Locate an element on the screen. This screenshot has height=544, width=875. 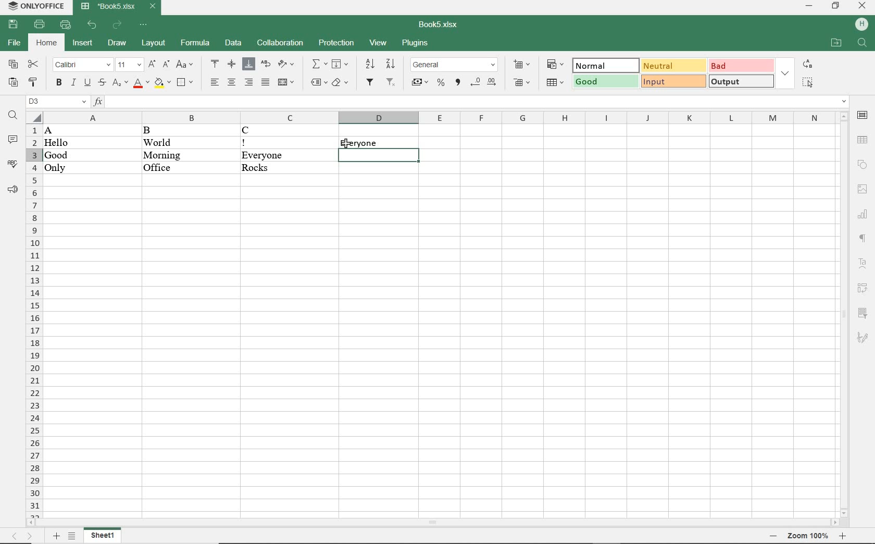
scrollbar is located at coordinates (435, 522).